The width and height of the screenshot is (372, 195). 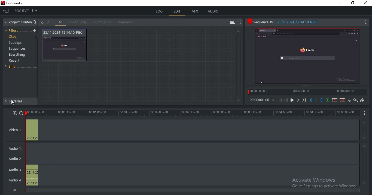 What do you see at coordinates (311, 100) in the screenshot?
I see `add an in mark` at bounding box center [311, 100].